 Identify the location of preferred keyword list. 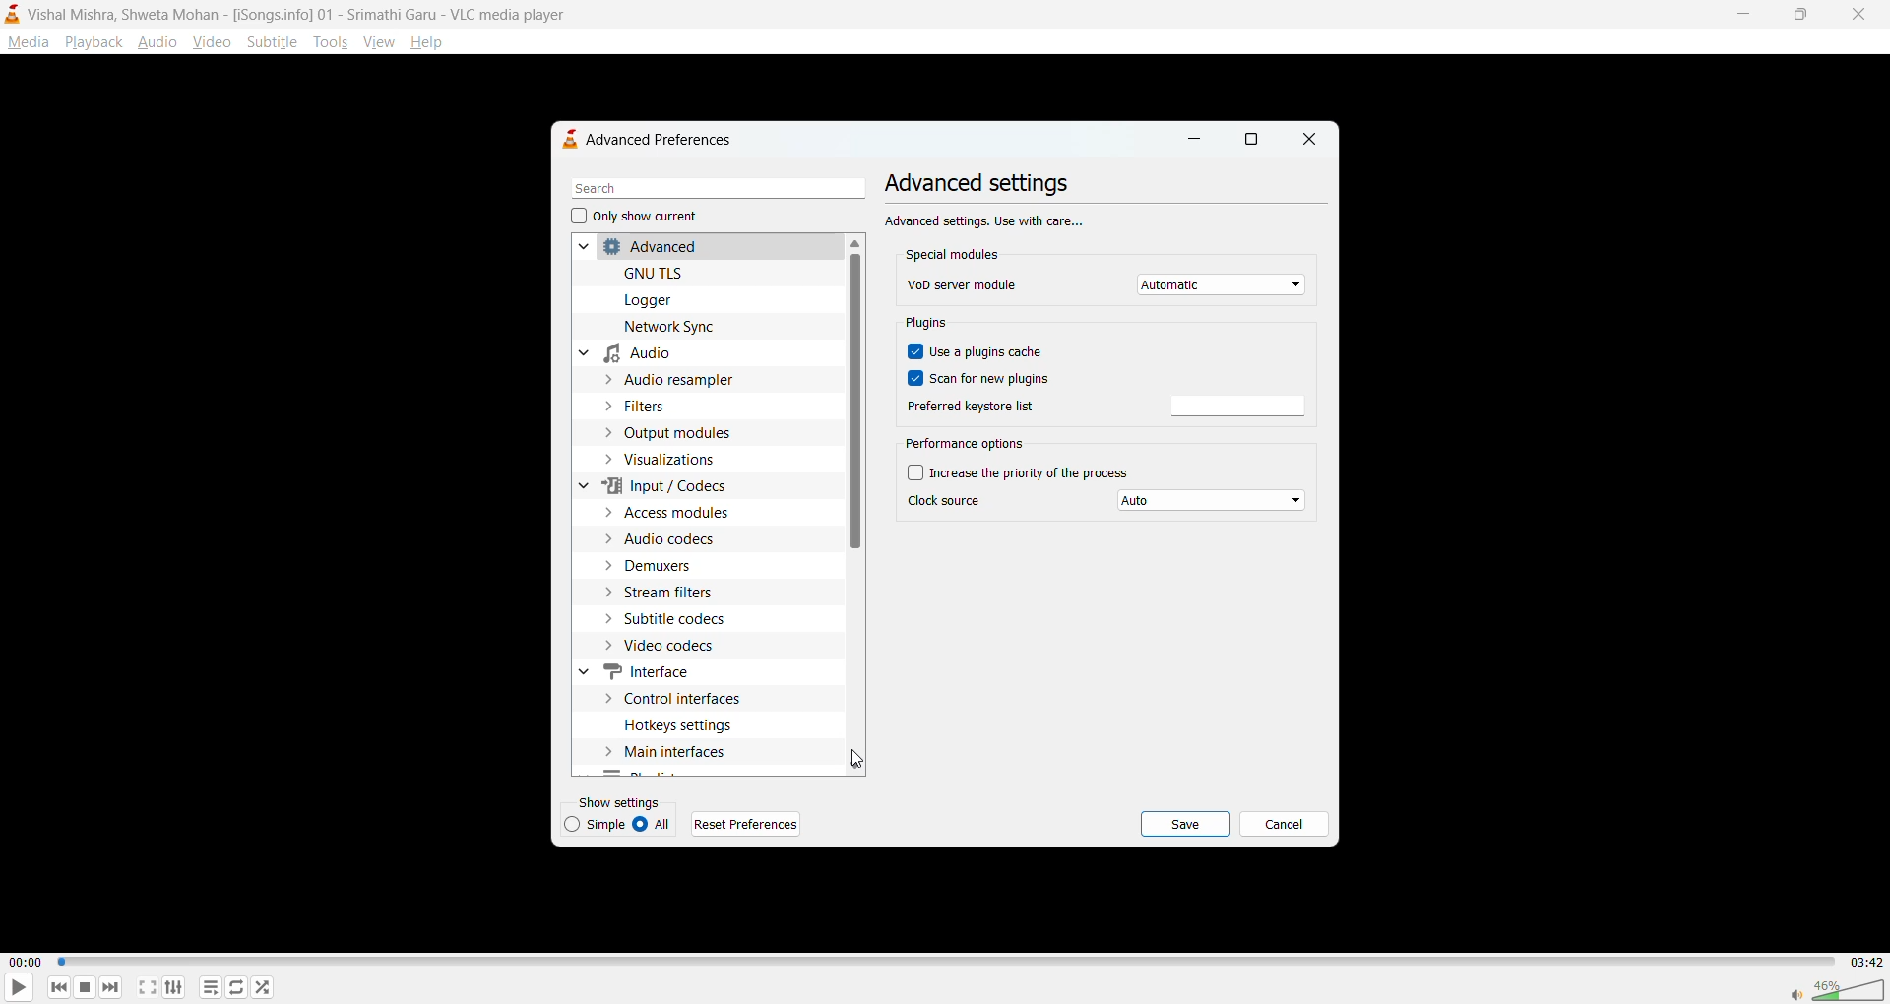
(1238, 407).